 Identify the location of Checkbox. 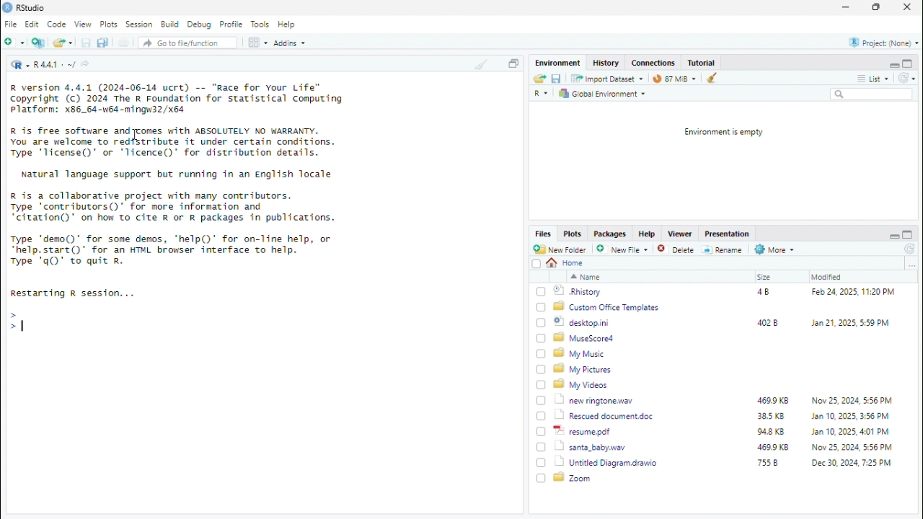
(542, 338).